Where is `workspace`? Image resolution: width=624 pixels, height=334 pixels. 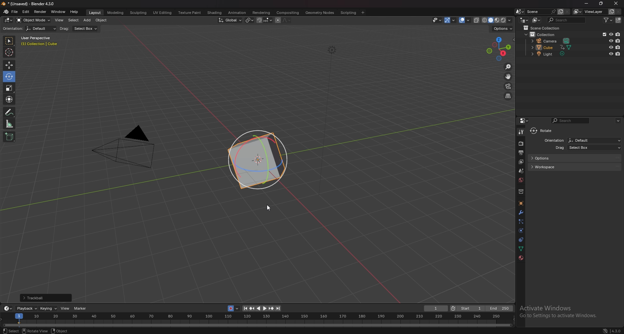
workspace is located at coordinates (574, 167).